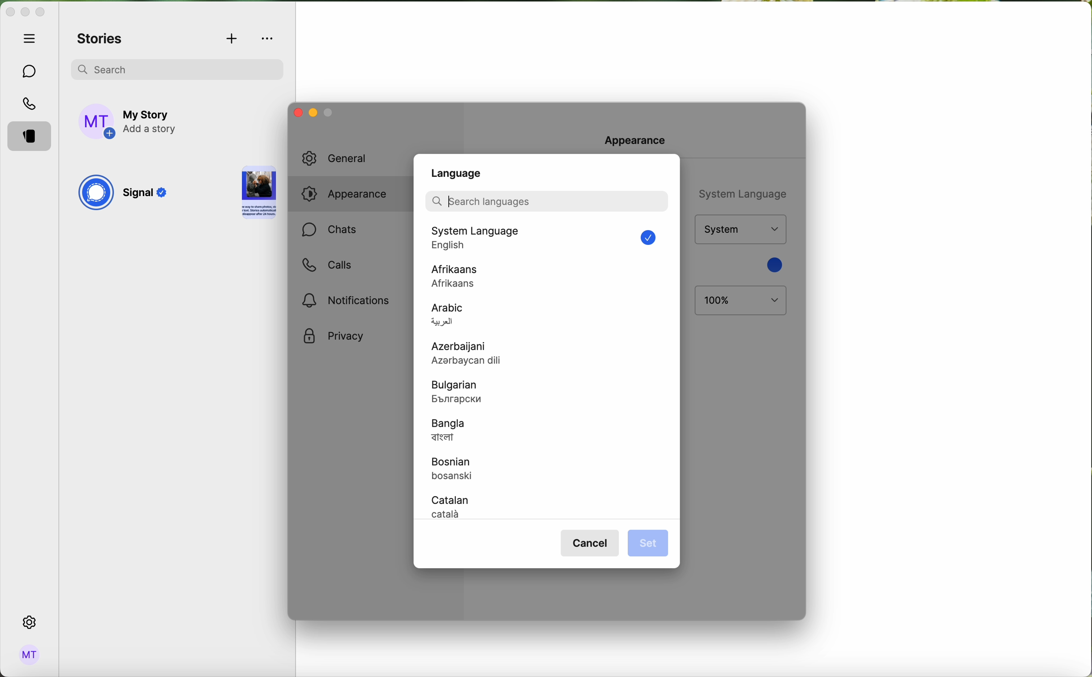 The image size is (1092, 677). Describe the element at coordinates (330, 115) in the screenshot. I see `minimise` at that location.